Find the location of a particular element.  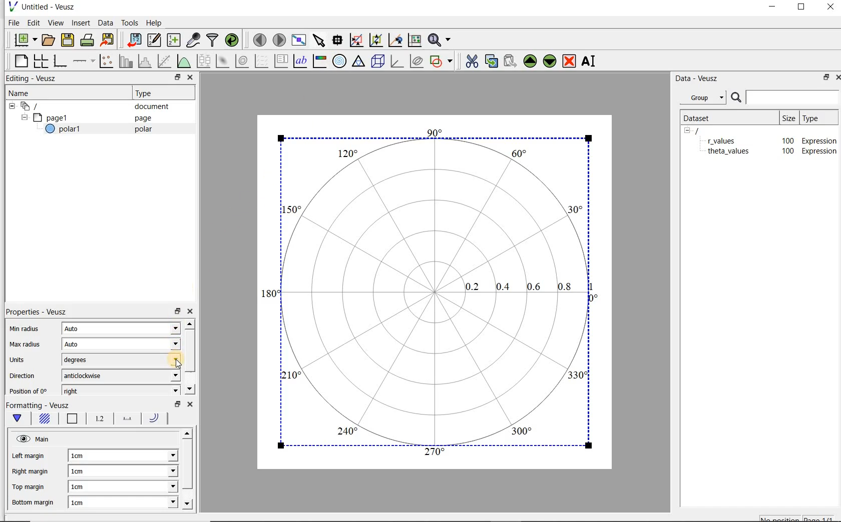

import data into Veusz is located at coordinates (133, 40).